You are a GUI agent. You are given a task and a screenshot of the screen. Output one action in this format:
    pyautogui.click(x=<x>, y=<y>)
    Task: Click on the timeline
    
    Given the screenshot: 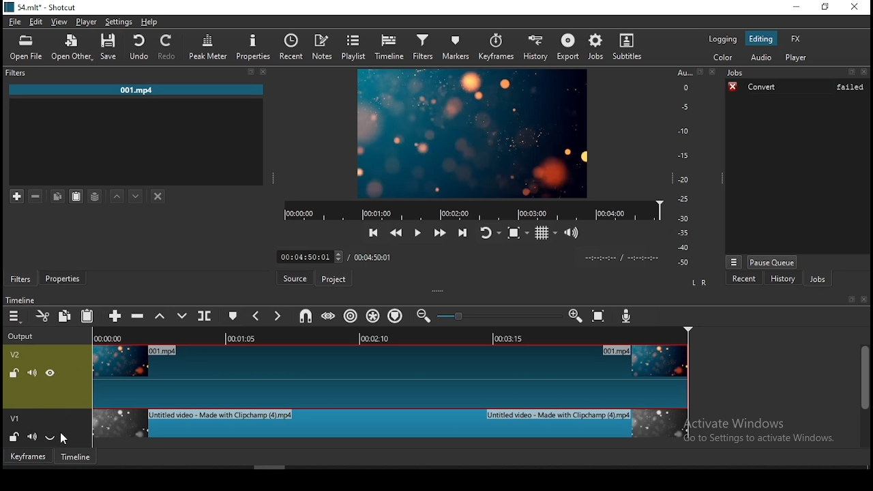 What is the action you would take?
    pyautogui.click(x=78, y=458)
    